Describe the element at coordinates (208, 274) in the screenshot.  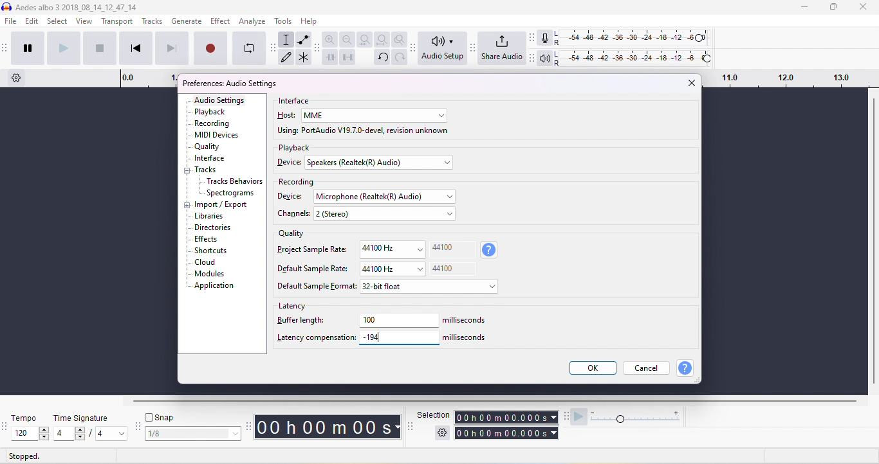
I see `modules` at that location.